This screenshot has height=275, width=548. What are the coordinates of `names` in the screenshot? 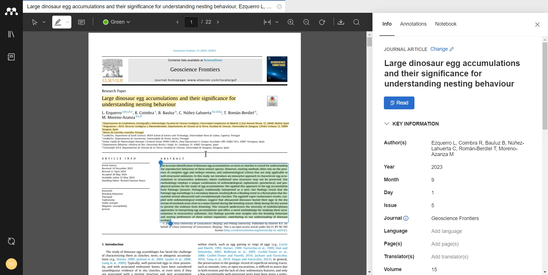 It's located at (180, 114).